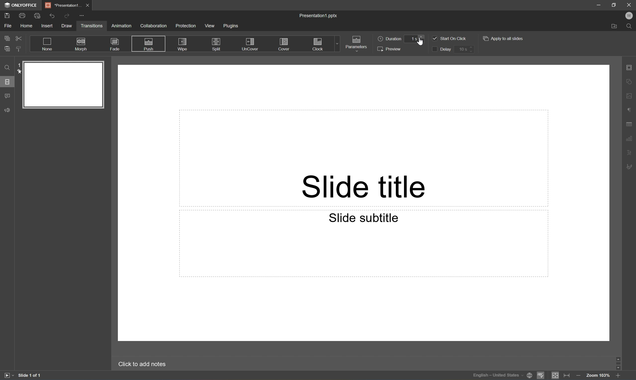  I want to click on Redo, so click(66, 16).